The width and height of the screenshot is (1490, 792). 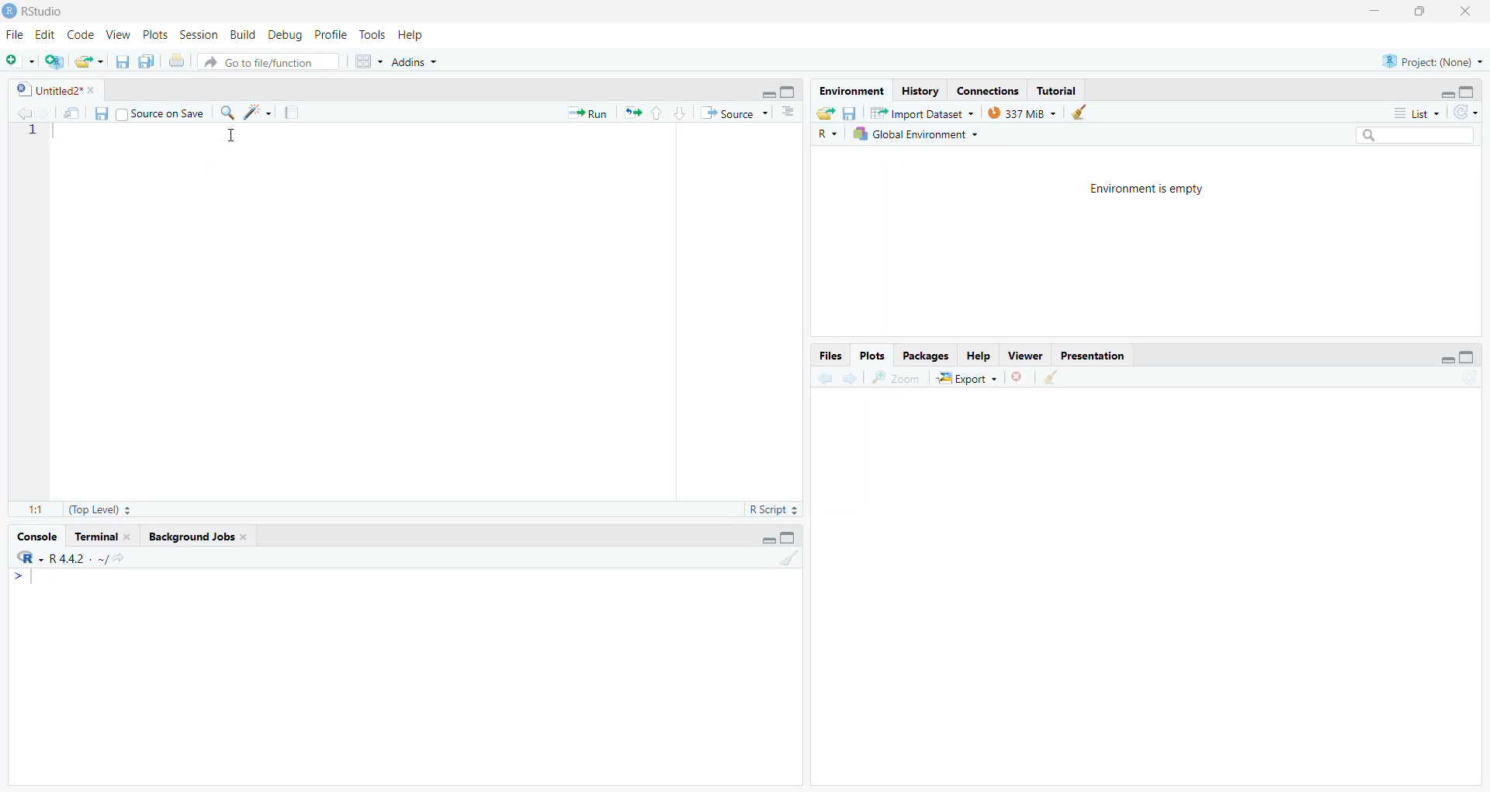 What do you see at coordinates (196, 537) in the screenshot?
I see `background Jobs` at bounding box center [196, 537].